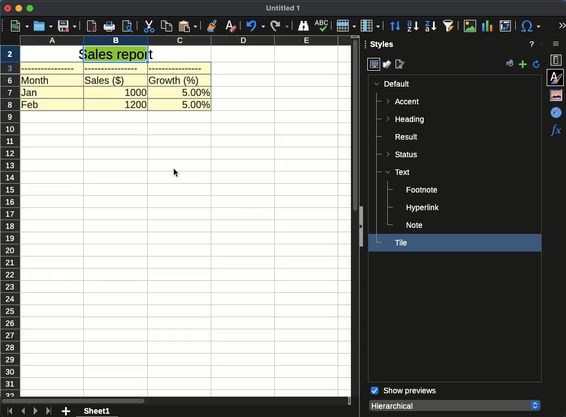 Image resolution: width=566 pixels, height=417 pixels. What do you see at coordinates (387, 66) in the screenshot?
I see `drawing styles` at bounding box center [387, 66].